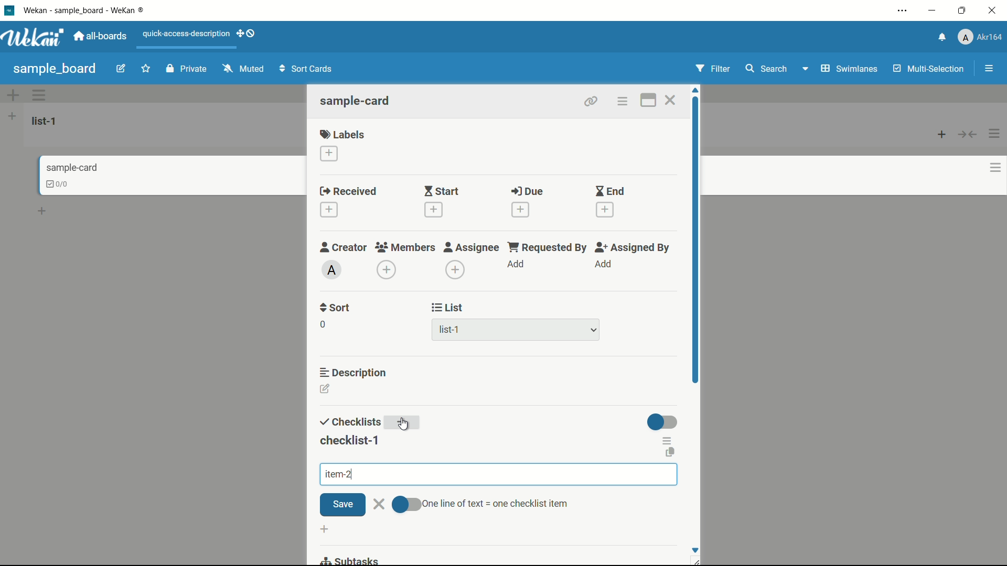  What do you see at coordinates (713, 69) in the screenshot?
I see `filter` at bounding box center [713, 69].